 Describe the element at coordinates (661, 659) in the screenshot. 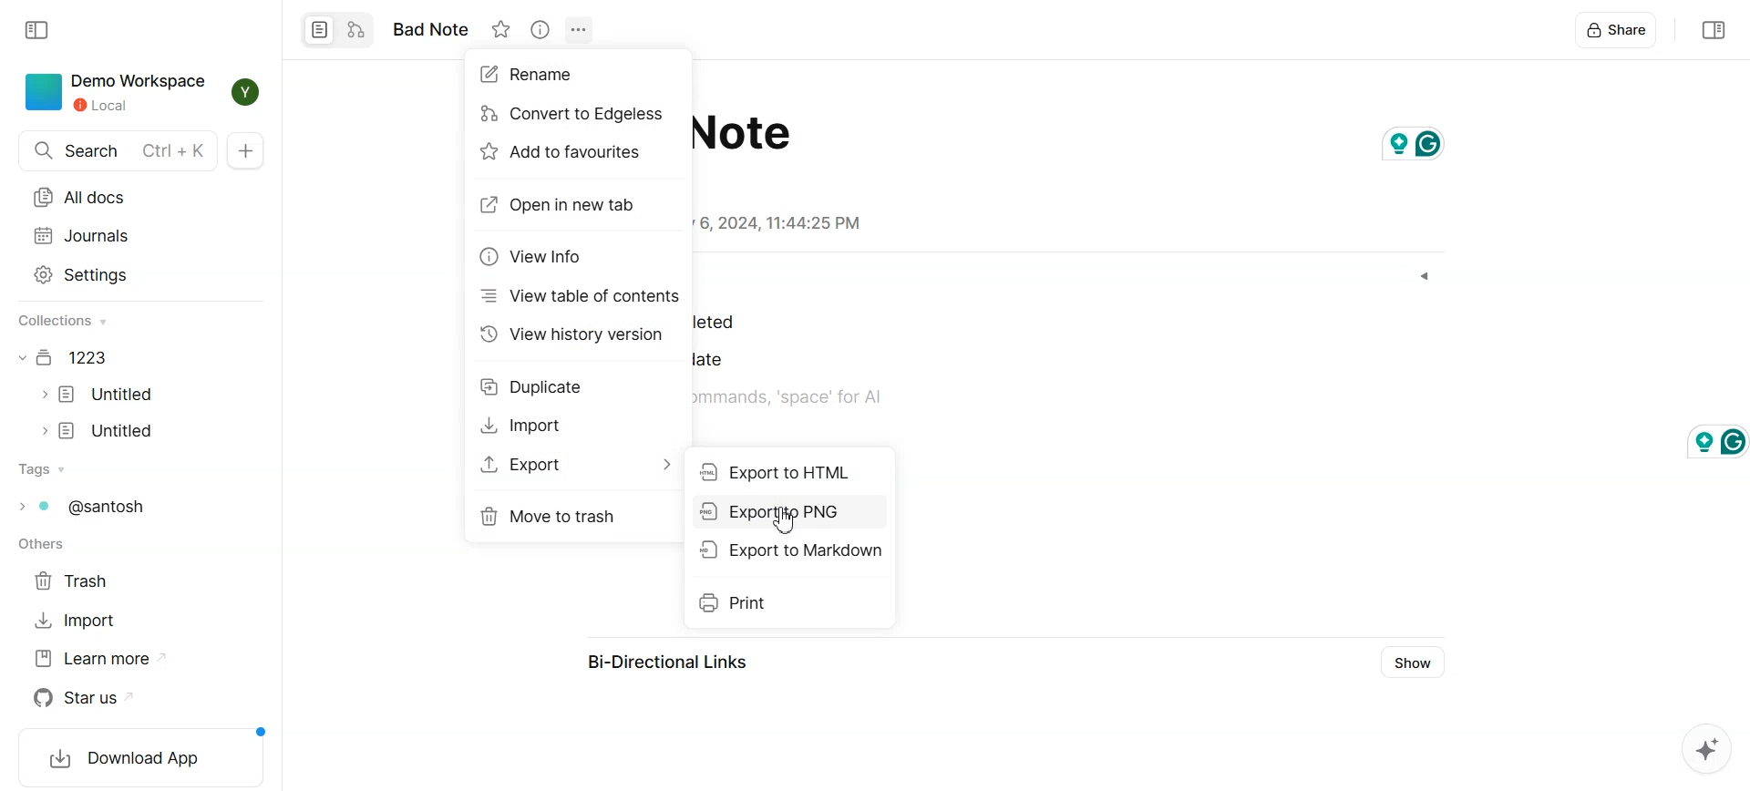

I see `Bi-Directional Links` at that location.